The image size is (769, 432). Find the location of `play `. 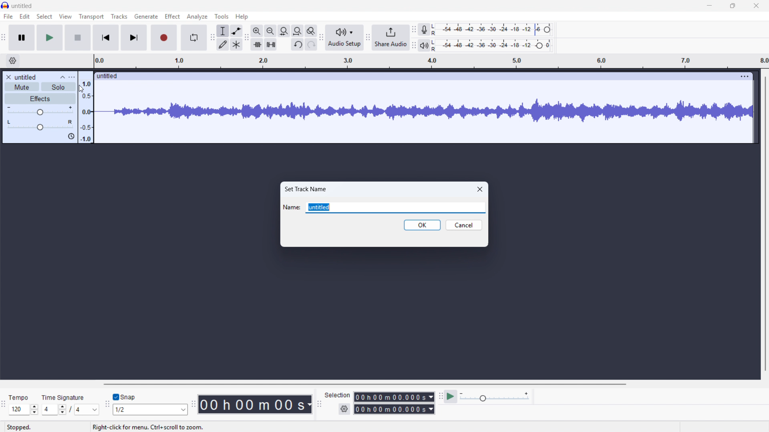

play  is located at coordinates (50, 38).